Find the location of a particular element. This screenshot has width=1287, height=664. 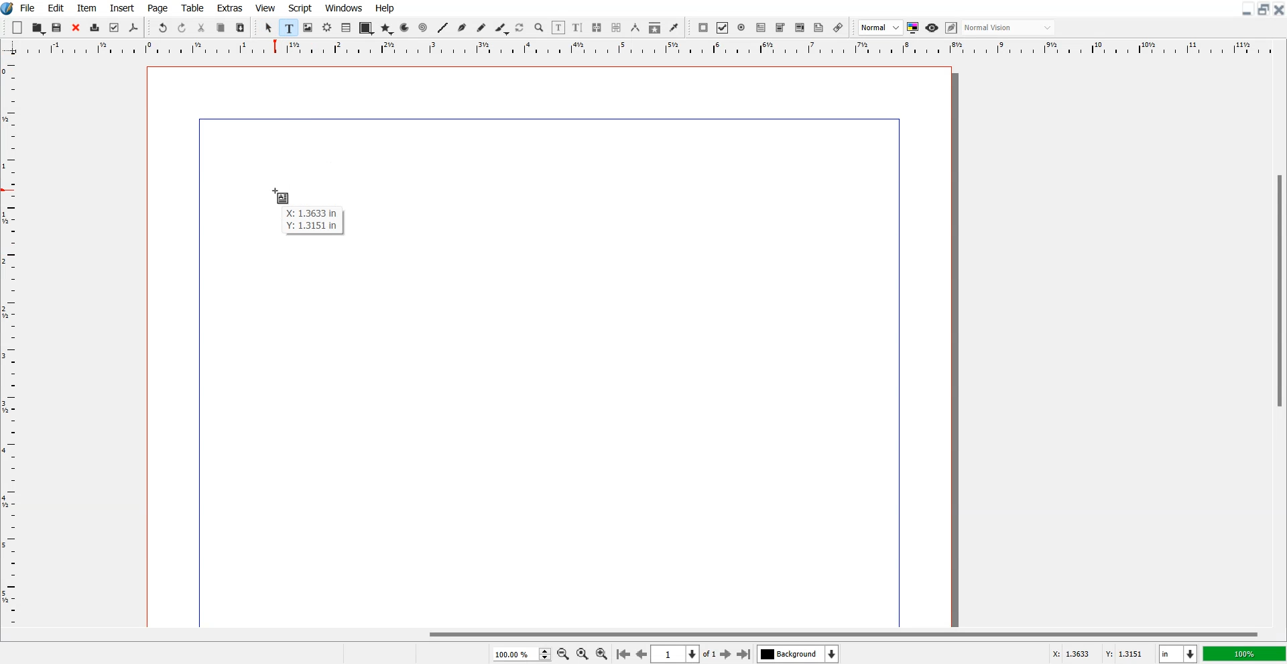

Eye dropper is located at coordinates (674, 27).